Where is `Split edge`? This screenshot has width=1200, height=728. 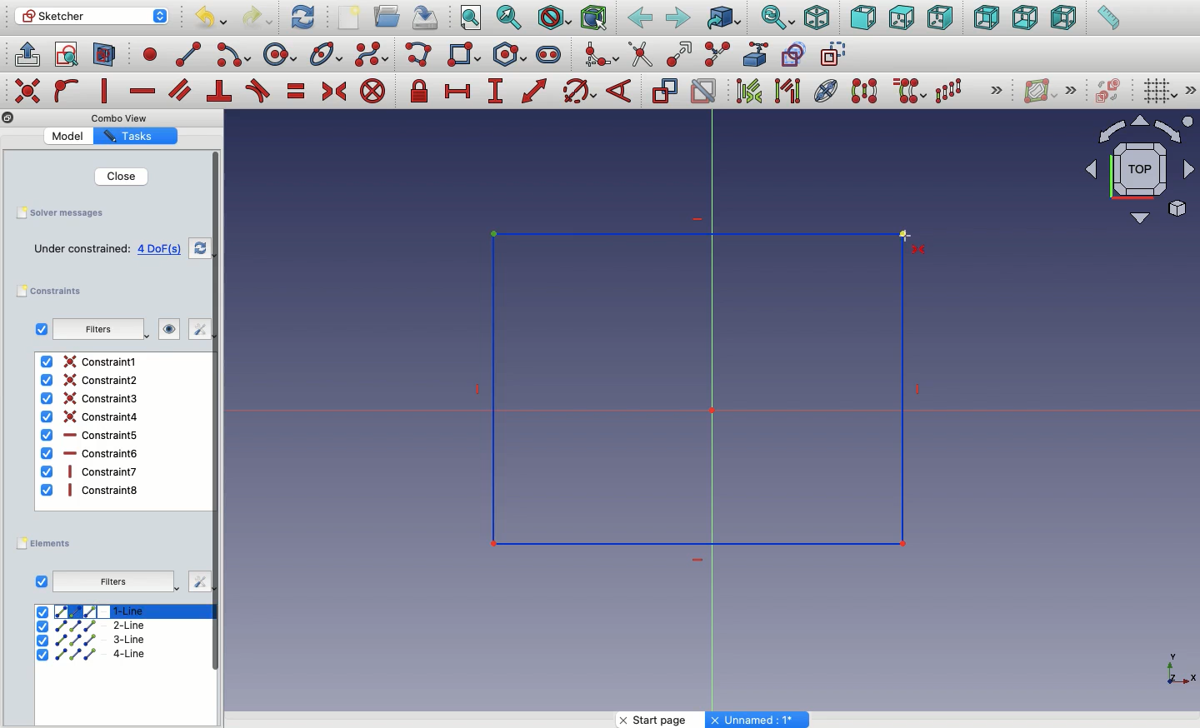
Split edge is located at coordinates (717, 55).